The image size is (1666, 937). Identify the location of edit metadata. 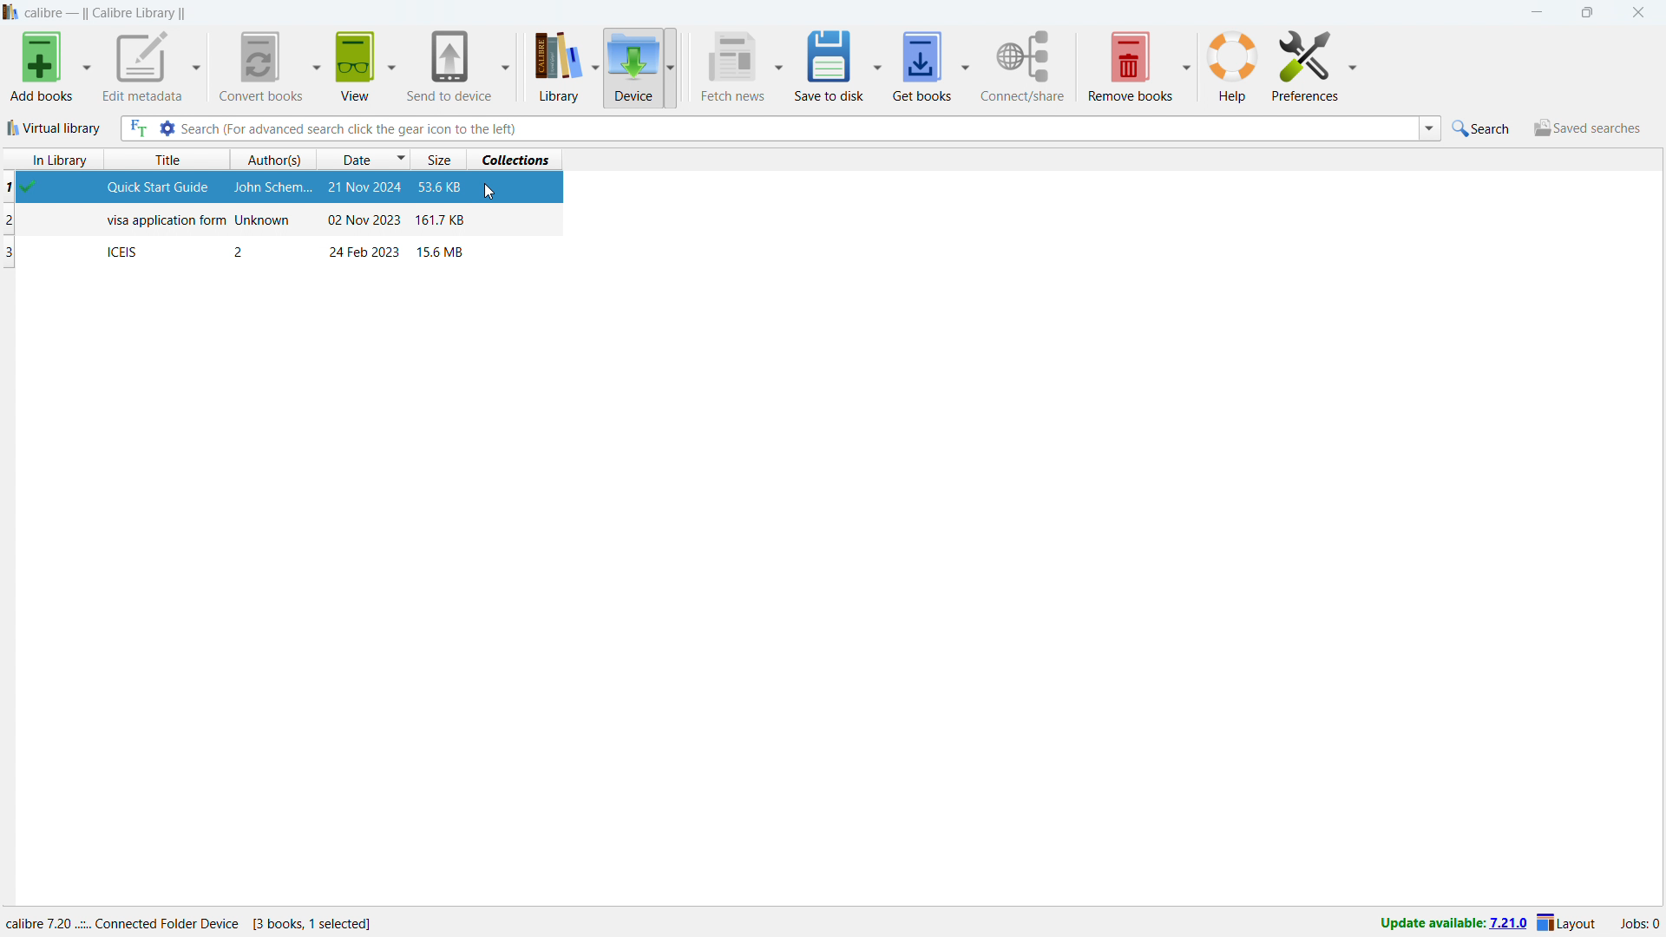
(142, 67).